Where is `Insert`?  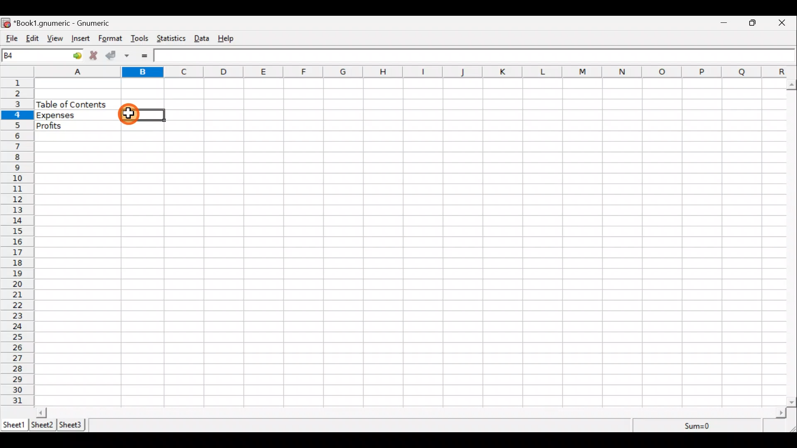 Insert is located at coordinates (82, 39).